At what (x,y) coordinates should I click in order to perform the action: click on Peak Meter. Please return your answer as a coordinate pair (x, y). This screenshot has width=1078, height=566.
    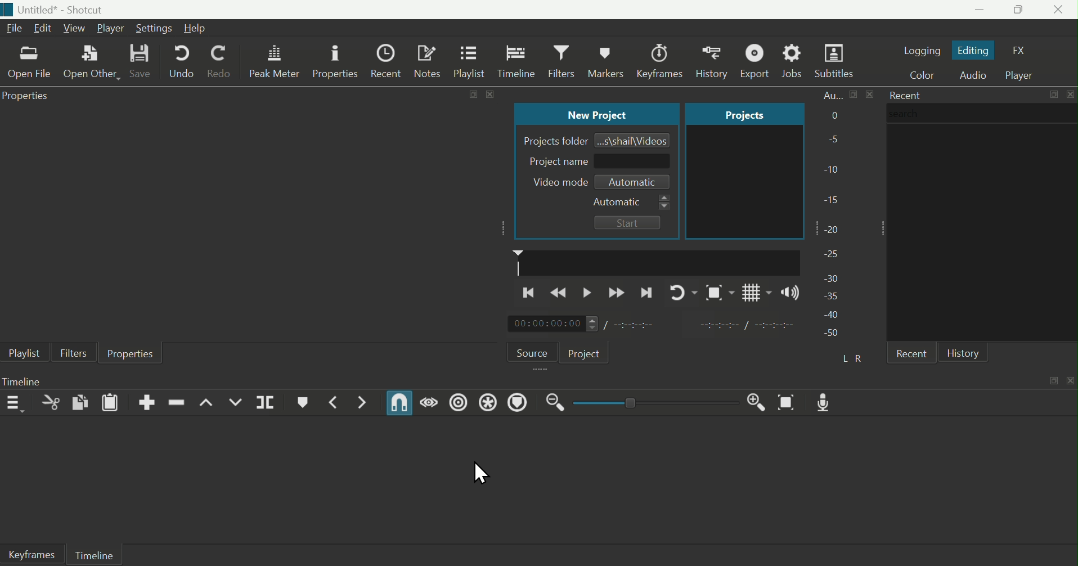
    Looking at the image, I should click on (275, 61).